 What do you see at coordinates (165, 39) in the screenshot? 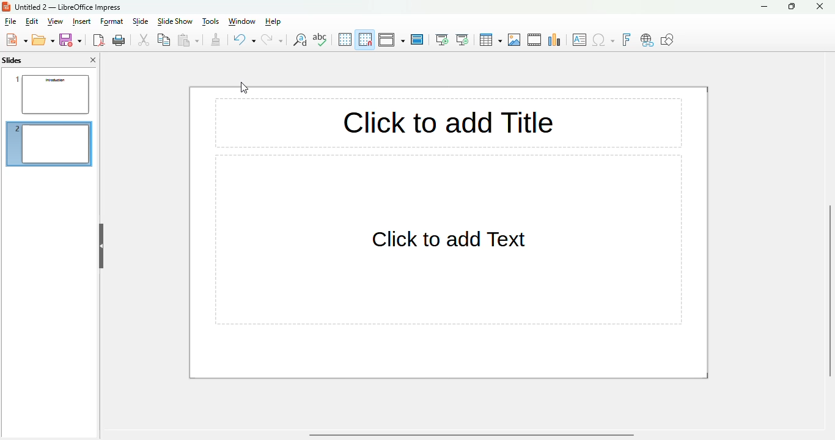
I see `copy` at bounding box center [165, 39].